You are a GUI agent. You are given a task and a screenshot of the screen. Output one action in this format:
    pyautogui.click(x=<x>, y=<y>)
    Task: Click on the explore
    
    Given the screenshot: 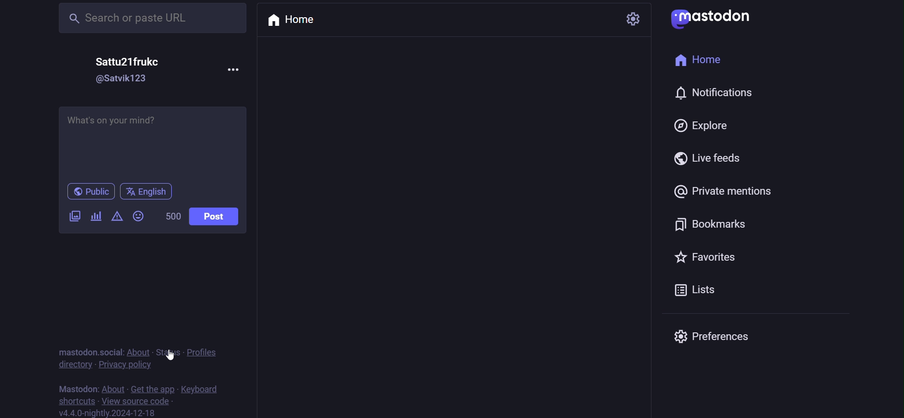 What is the action you would take?
    pyautogui.click(x=700, y=124)
    